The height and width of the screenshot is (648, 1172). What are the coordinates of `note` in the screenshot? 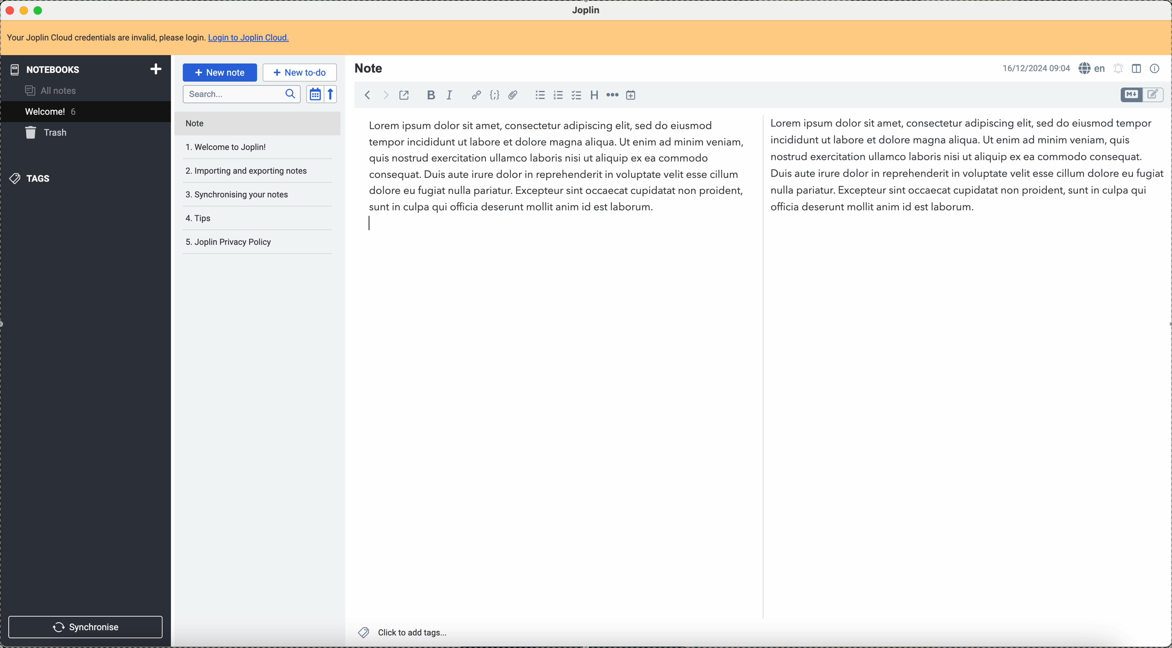 It's located at (193, 122).